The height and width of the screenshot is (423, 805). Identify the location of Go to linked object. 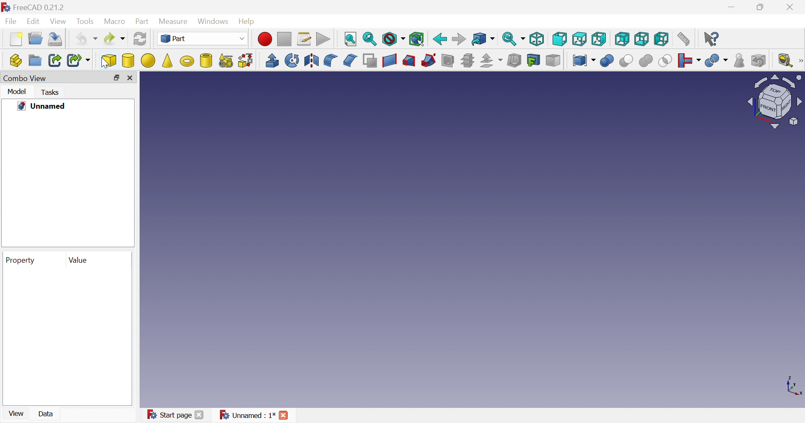
(483, 40).